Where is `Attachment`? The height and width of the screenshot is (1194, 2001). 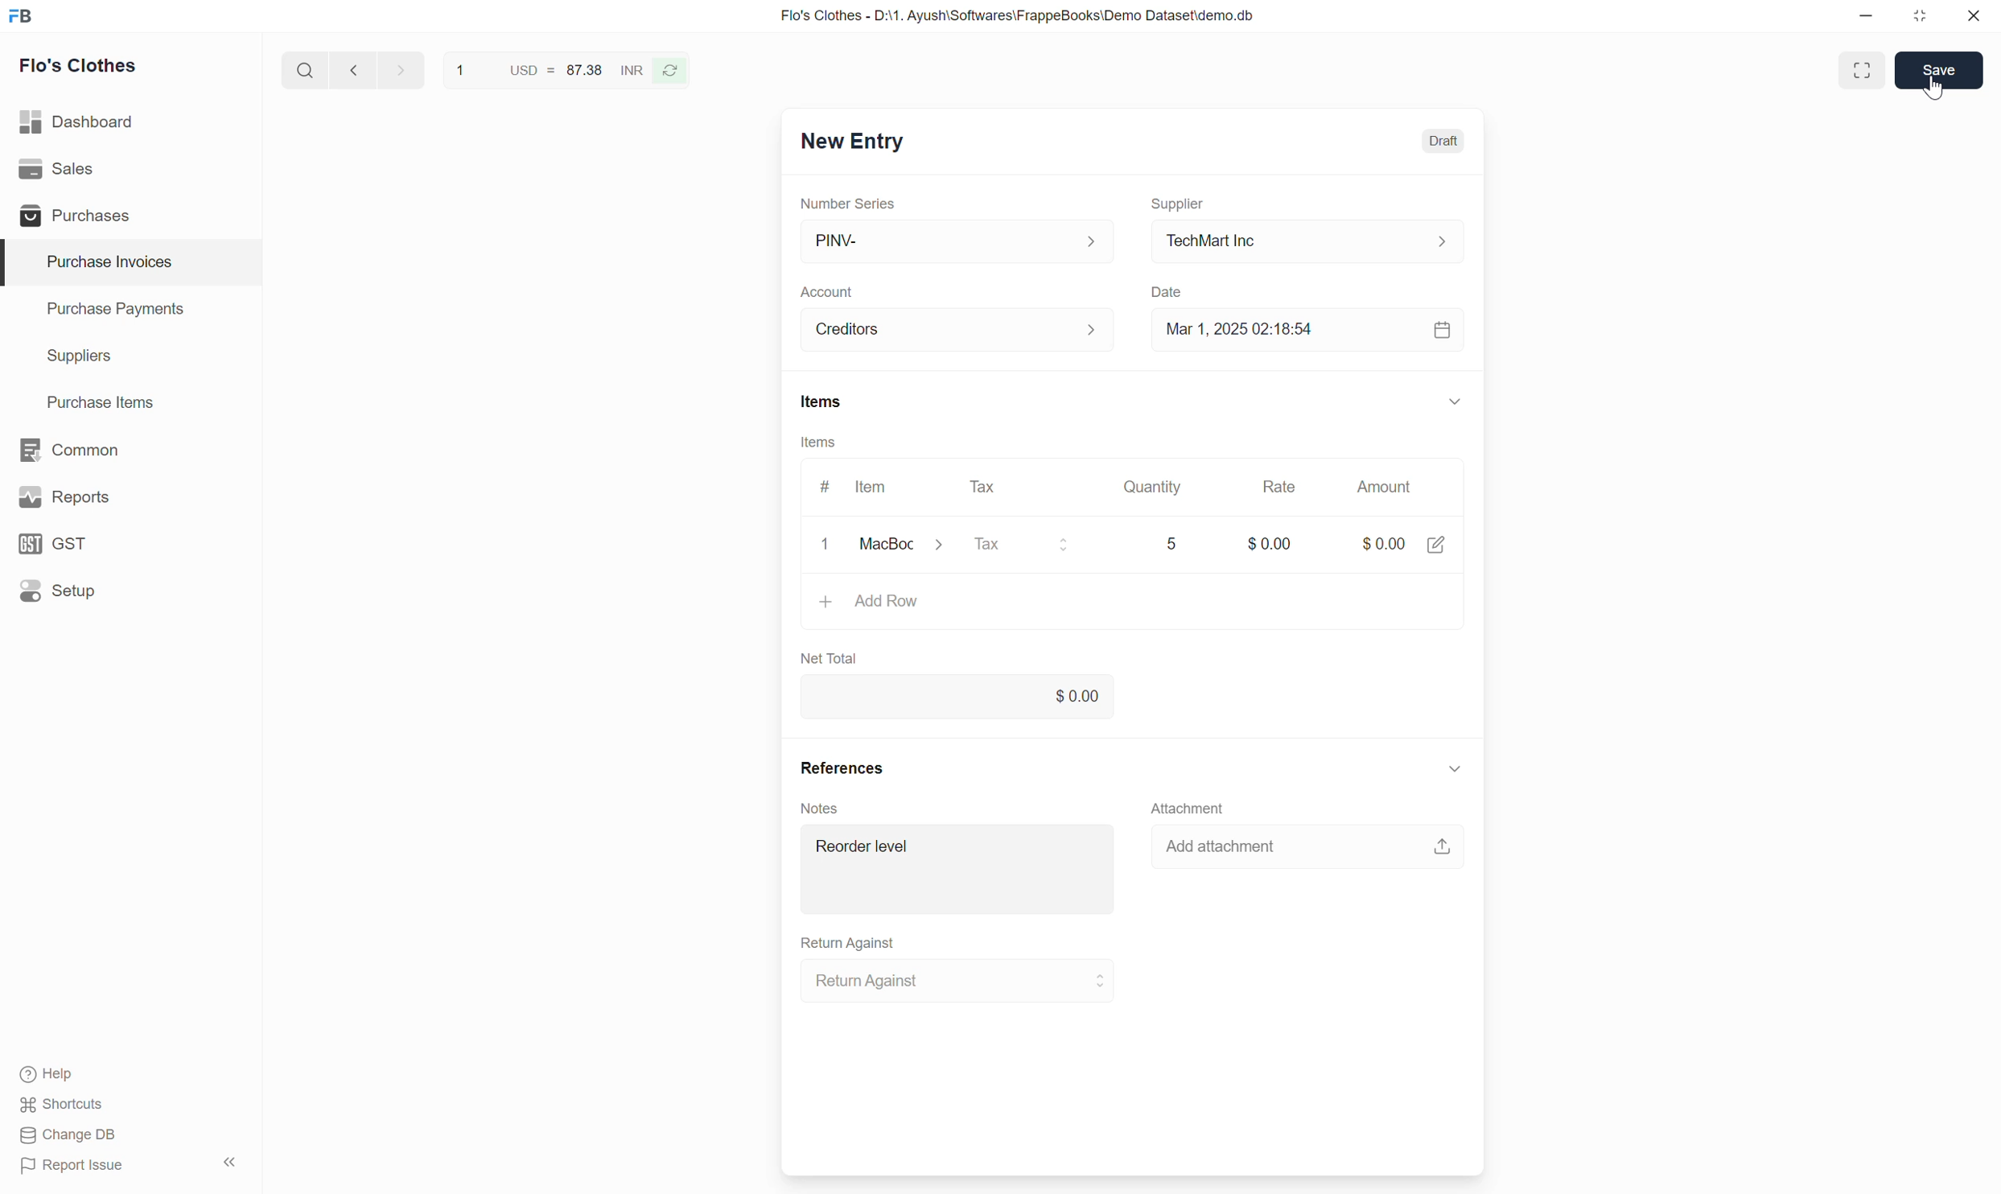 Attachment is located at coordinates (1188, 807).